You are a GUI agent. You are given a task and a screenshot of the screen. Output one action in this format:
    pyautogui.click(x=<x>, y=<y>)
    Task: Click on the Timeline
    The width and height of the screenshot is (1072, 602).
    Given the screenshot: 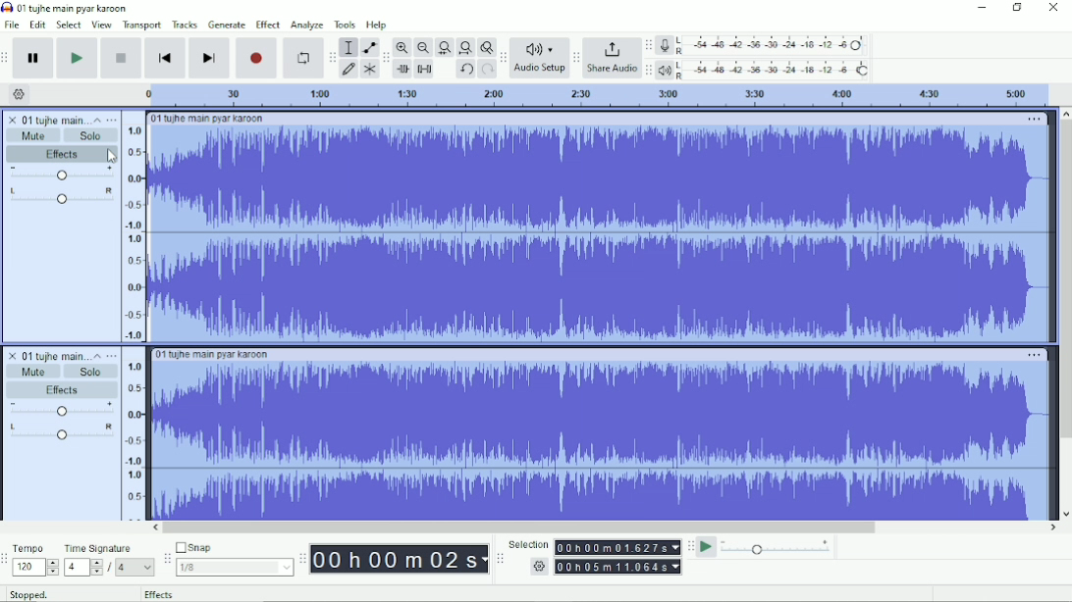 What is the action you would take?
    pyautogui.click(x=594, y=95)
    